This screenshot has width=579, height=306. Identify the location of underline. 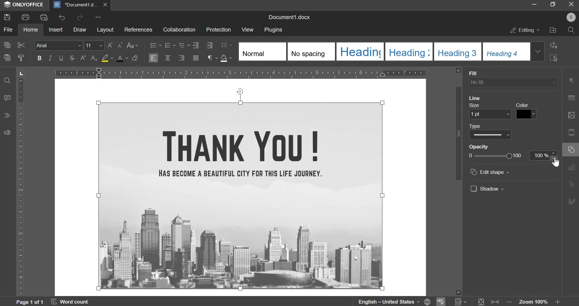
(61, 58).